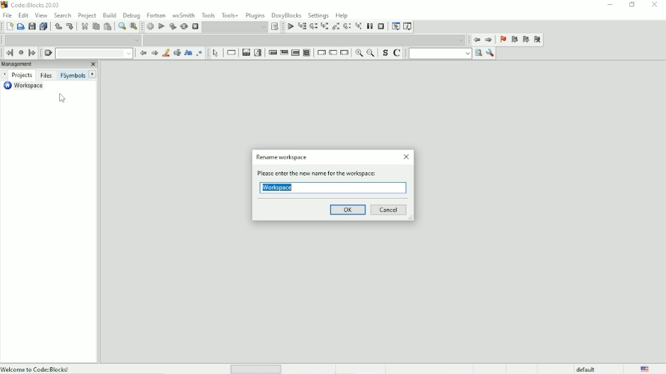 The width and height of the screenshot is (666, 374). Describe the element at coordinates (63, 97) in the screenshot. I see `Cursor` at that location.